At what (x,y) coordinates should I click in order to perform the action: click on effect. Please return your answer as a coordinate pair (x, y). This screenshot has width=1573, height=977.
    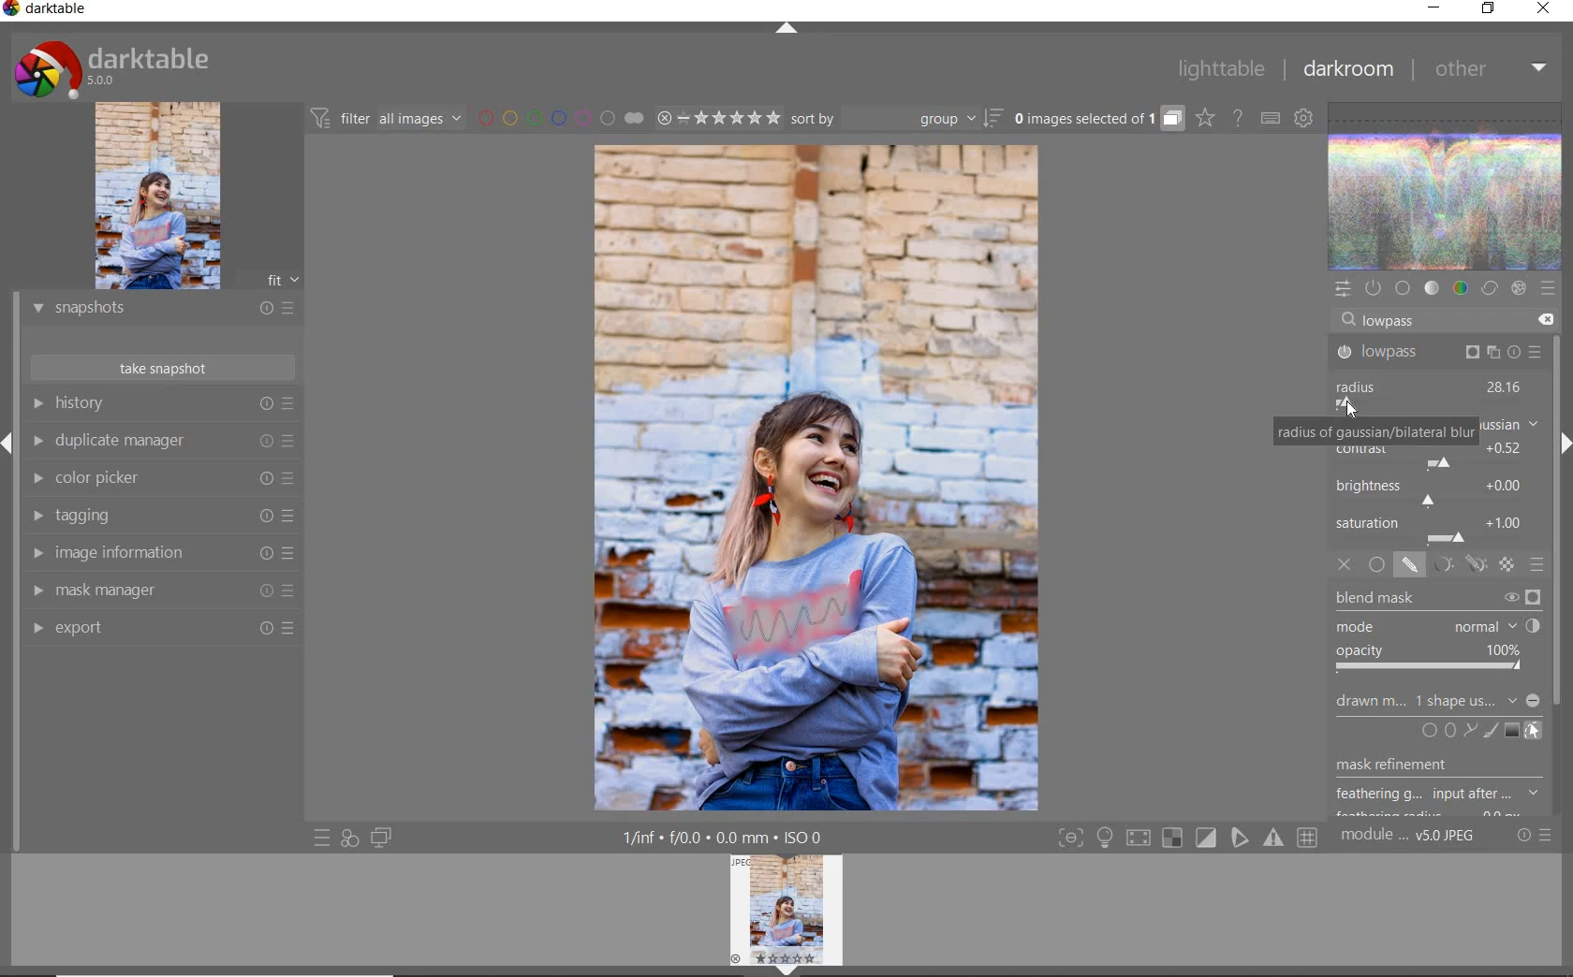
    Looking at the image, I should click on (1516, 289).